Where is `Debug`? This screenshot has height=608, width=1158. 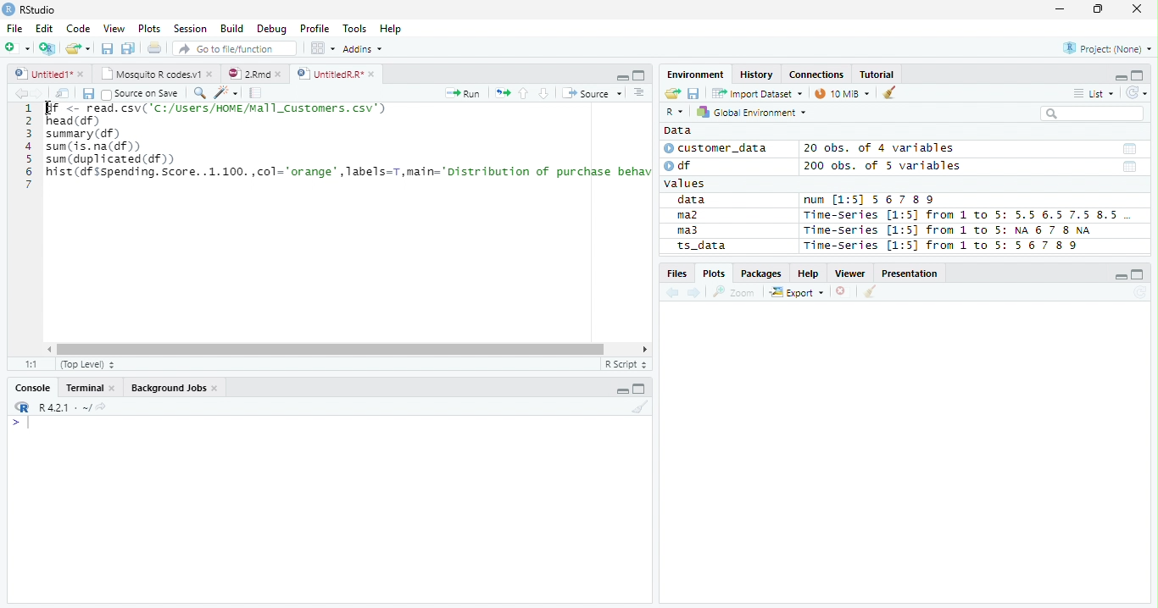 Debug is located at coordinates (272, 30).